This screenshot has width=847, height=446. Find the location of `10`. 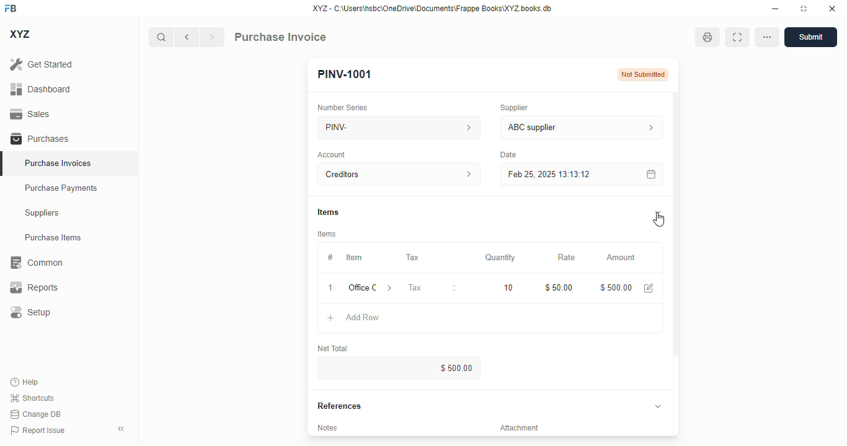

10 is located at coordinates (507, 287).